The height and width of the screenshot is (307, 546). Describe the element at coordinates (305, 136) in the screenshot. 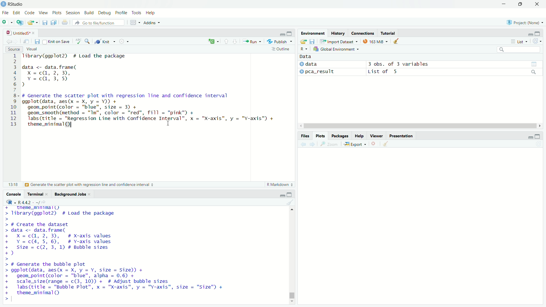

I see `Files` at that location.